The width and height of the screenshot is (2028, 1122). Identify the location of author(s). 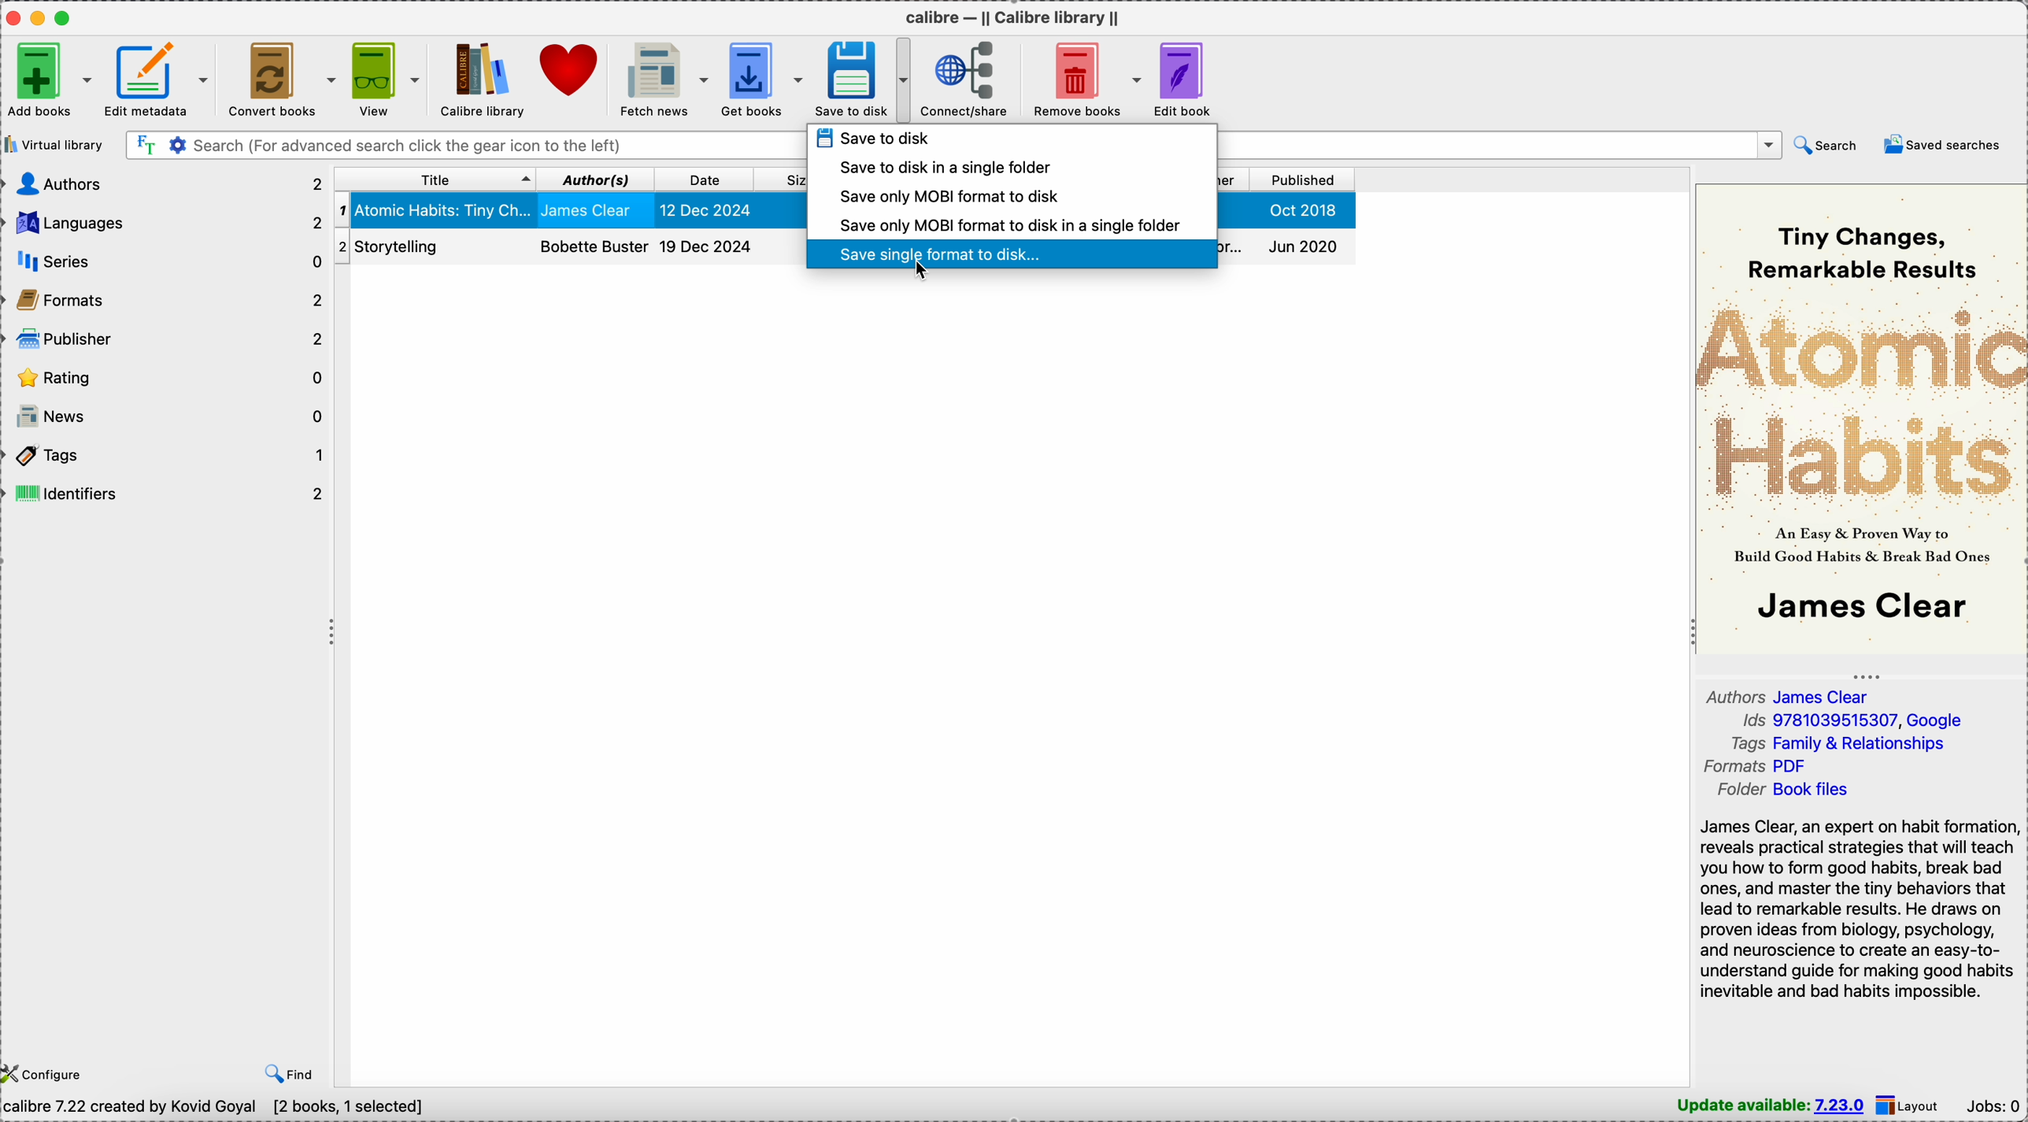
(597, 179).